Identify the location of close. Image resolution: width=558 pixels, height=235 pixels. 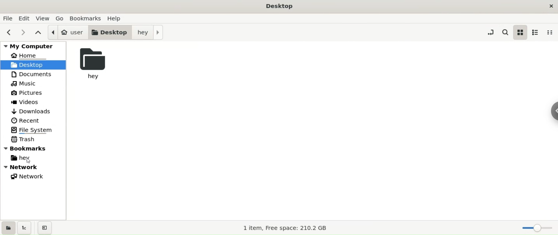
(551, 7).